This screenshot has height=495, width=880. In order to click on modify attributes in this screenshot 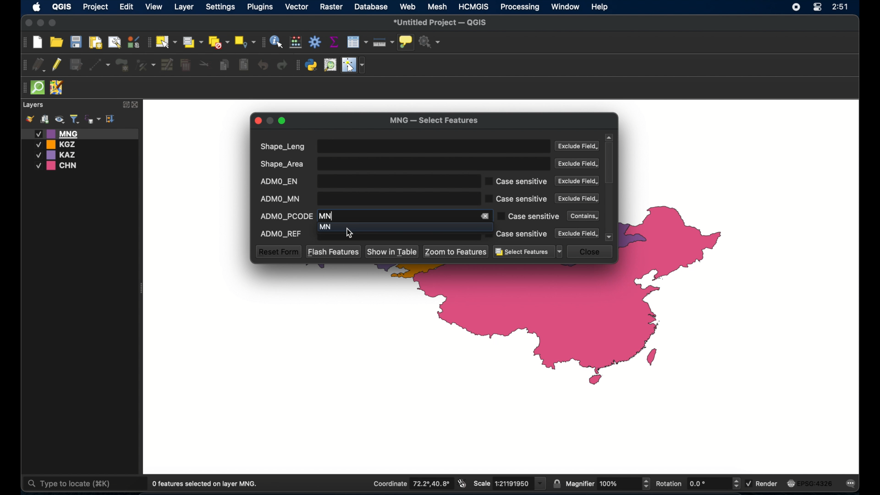, I will do `click(167, 65)`.